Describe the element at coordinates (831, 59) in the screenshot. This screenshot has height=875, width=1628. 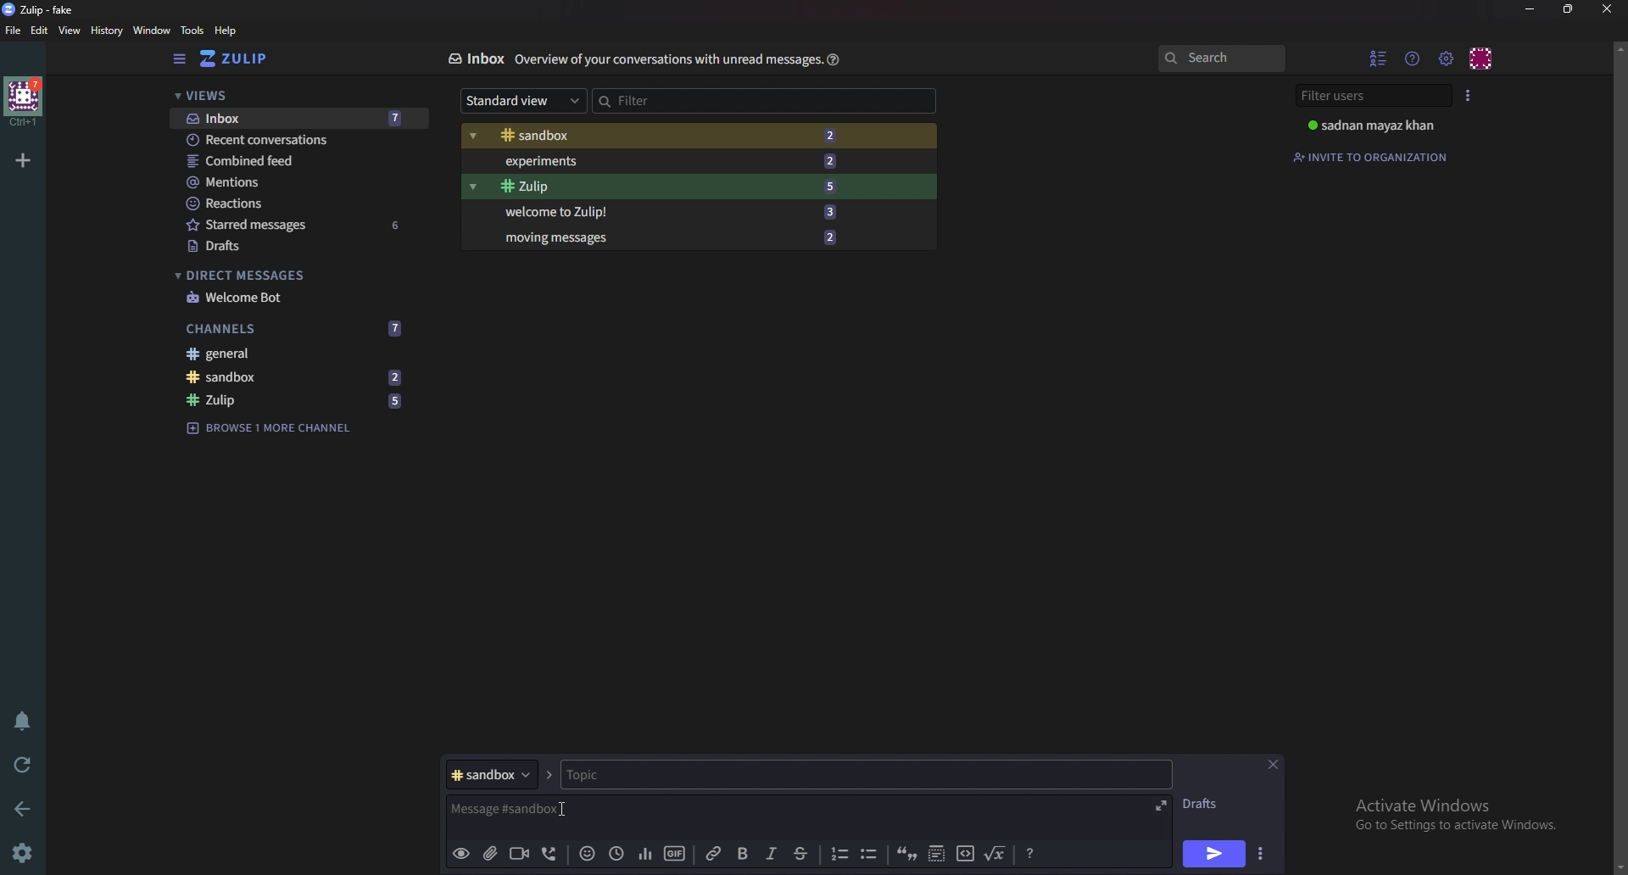
I see `Help` at that location.